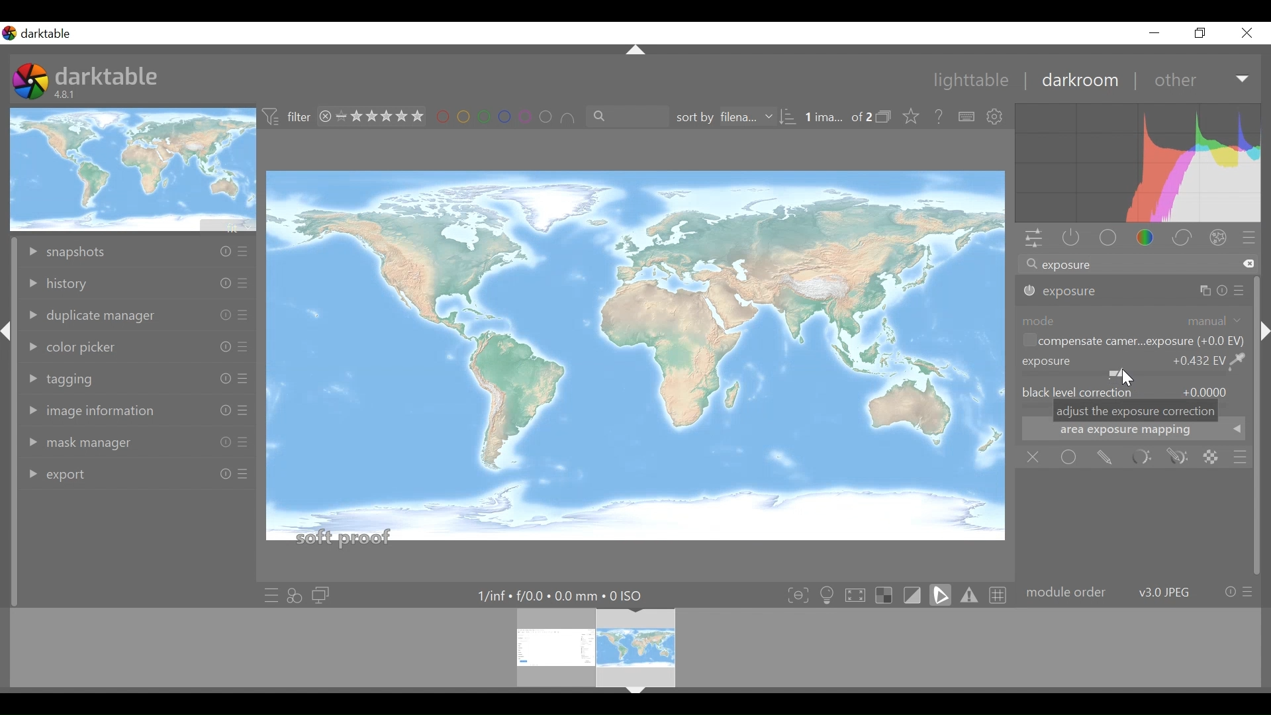  Describe the element at coordinates (800, 595) in the screenshot. I see `toggle focus peaking mode` at that location.